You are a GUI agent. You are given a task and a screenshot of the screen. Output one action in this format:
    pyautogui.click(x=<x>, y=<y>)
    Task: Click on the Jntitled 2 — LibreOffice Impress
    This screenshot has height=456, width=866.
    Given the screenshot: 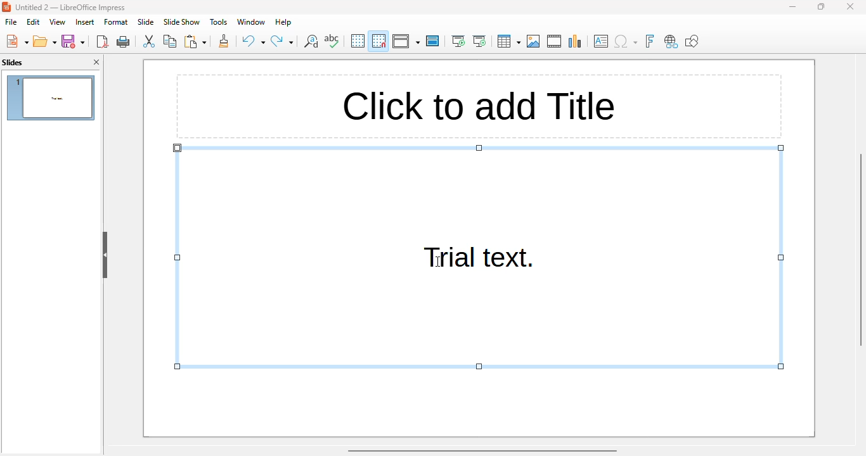 What is the action you would take?
    pyautogui.click(x=73, y=7)
    